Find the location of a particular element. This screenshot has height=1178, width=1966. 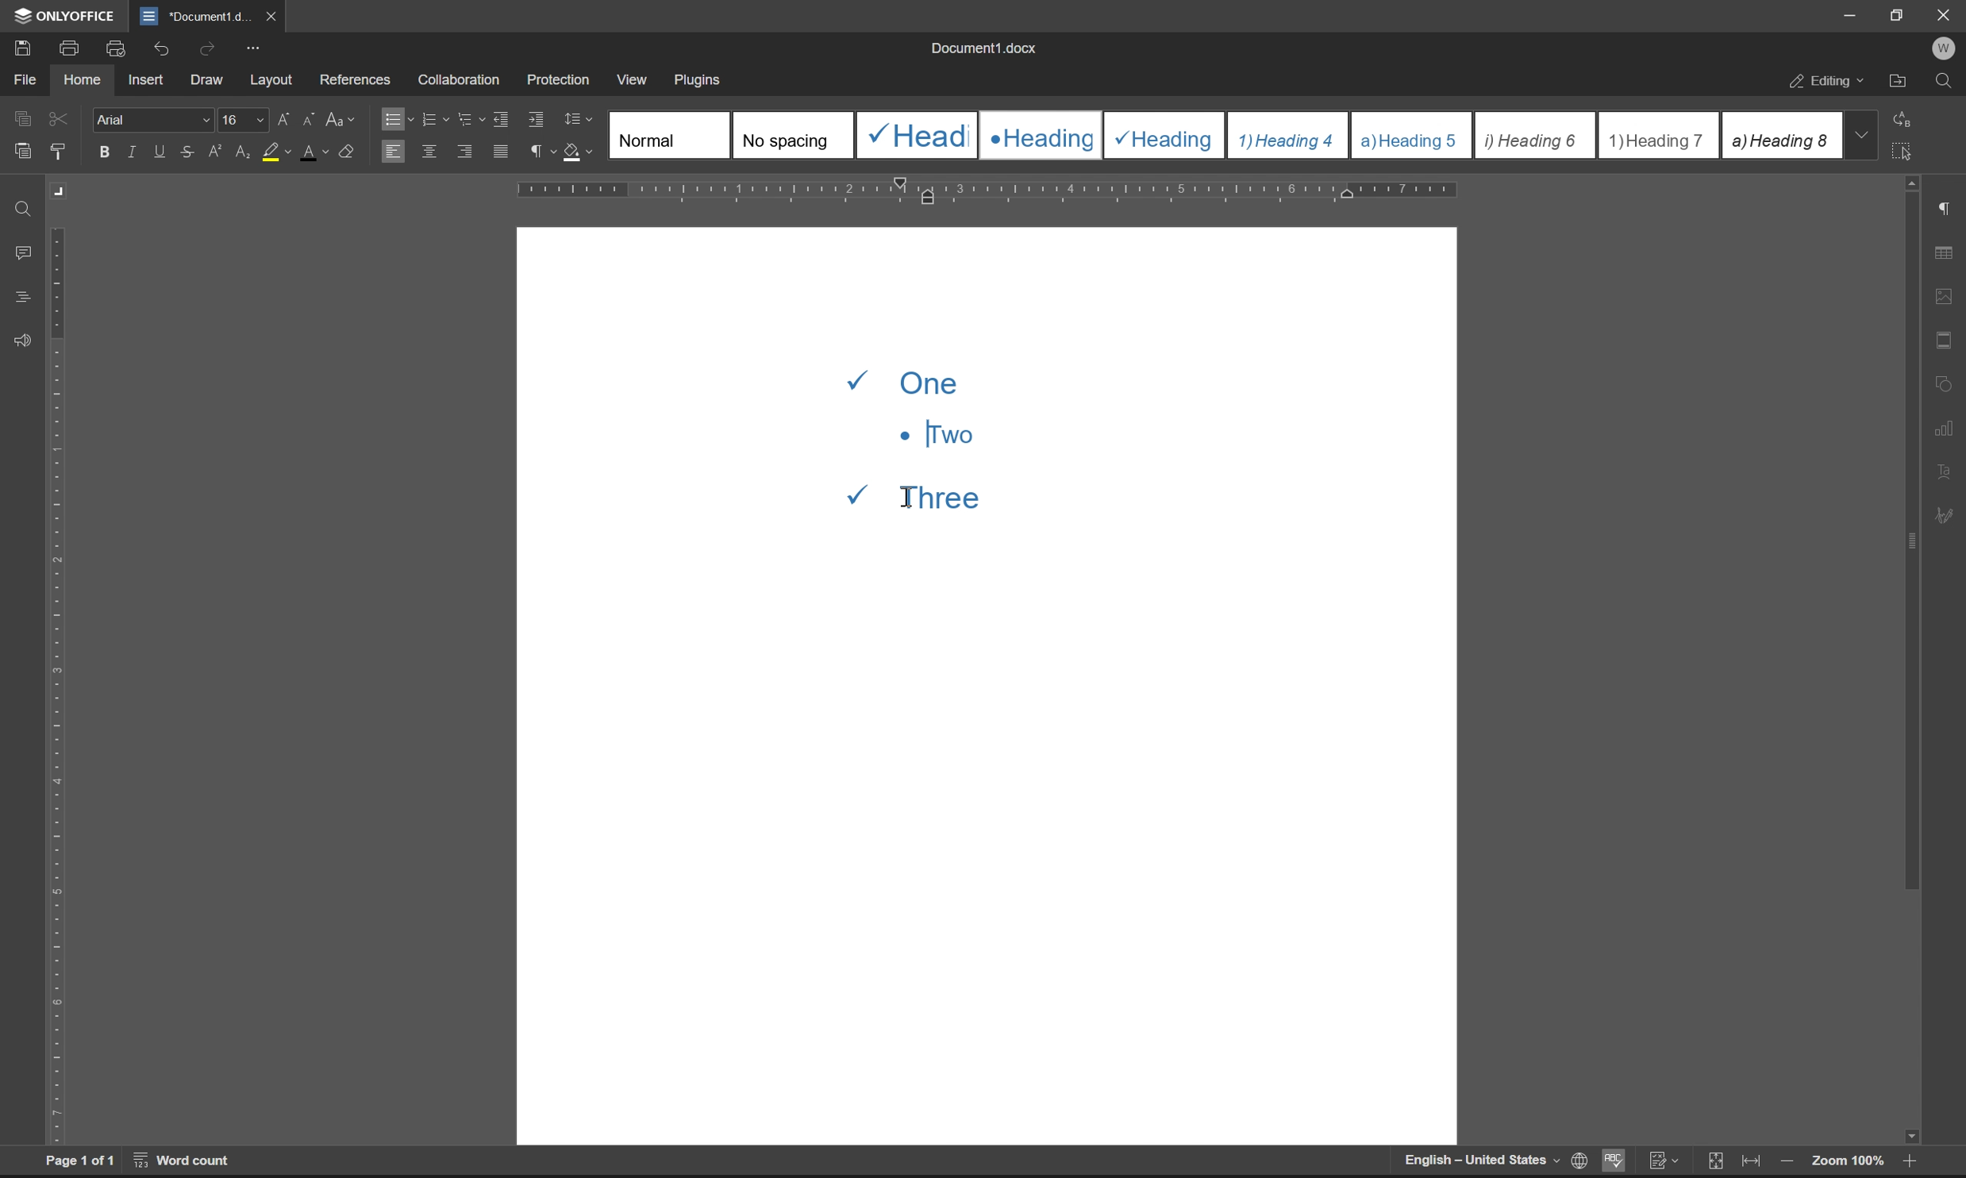

copy style is located at coordinates (58, 152).